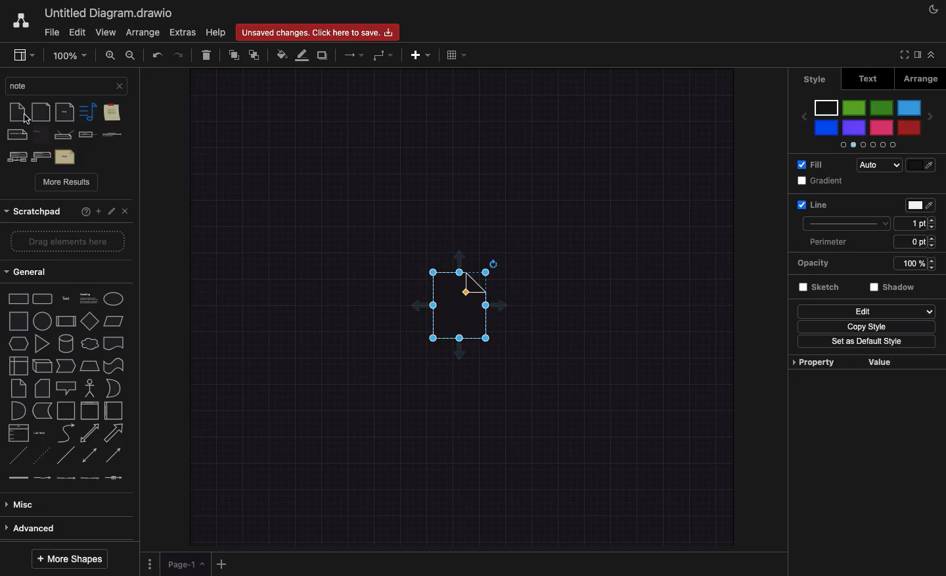 This screenshot has height=576, width=946. Describe the element at coordinates (43, 481) in the screenshot. I see `connector with label` at that location.